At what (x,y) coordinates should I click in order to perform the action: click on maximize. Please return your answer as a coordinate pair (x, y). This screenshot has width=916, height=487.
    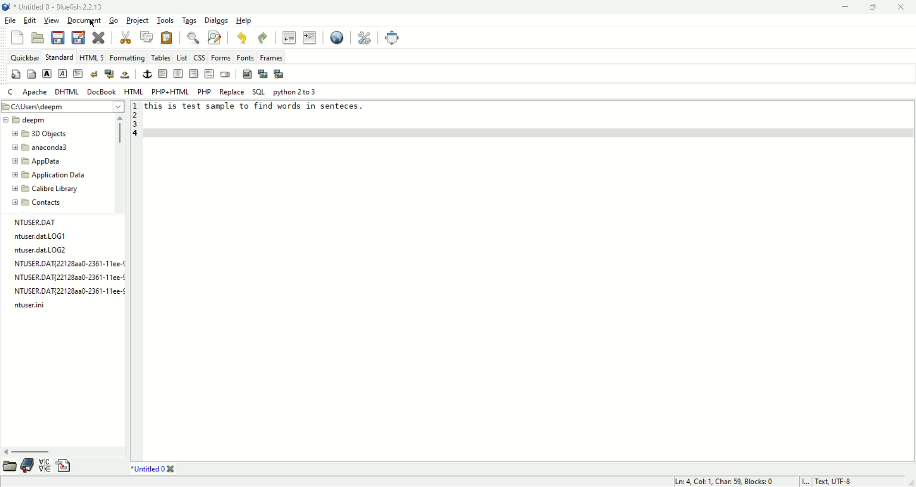
    Looking at the image, I should click on (874, 7).